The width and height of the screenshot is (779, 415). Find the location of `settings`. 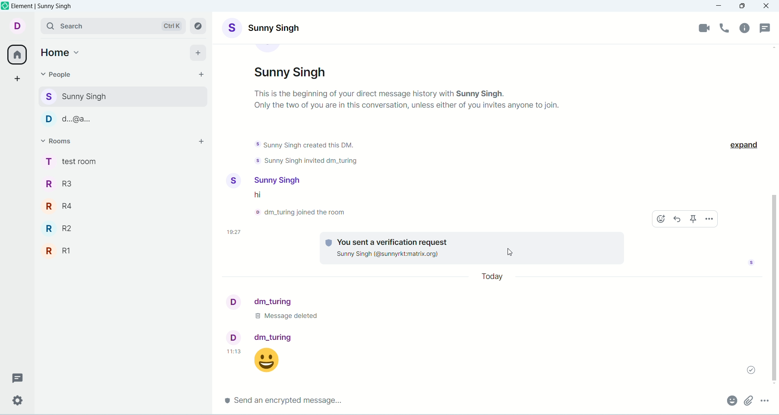

settings is located at coordinates (16, 402).